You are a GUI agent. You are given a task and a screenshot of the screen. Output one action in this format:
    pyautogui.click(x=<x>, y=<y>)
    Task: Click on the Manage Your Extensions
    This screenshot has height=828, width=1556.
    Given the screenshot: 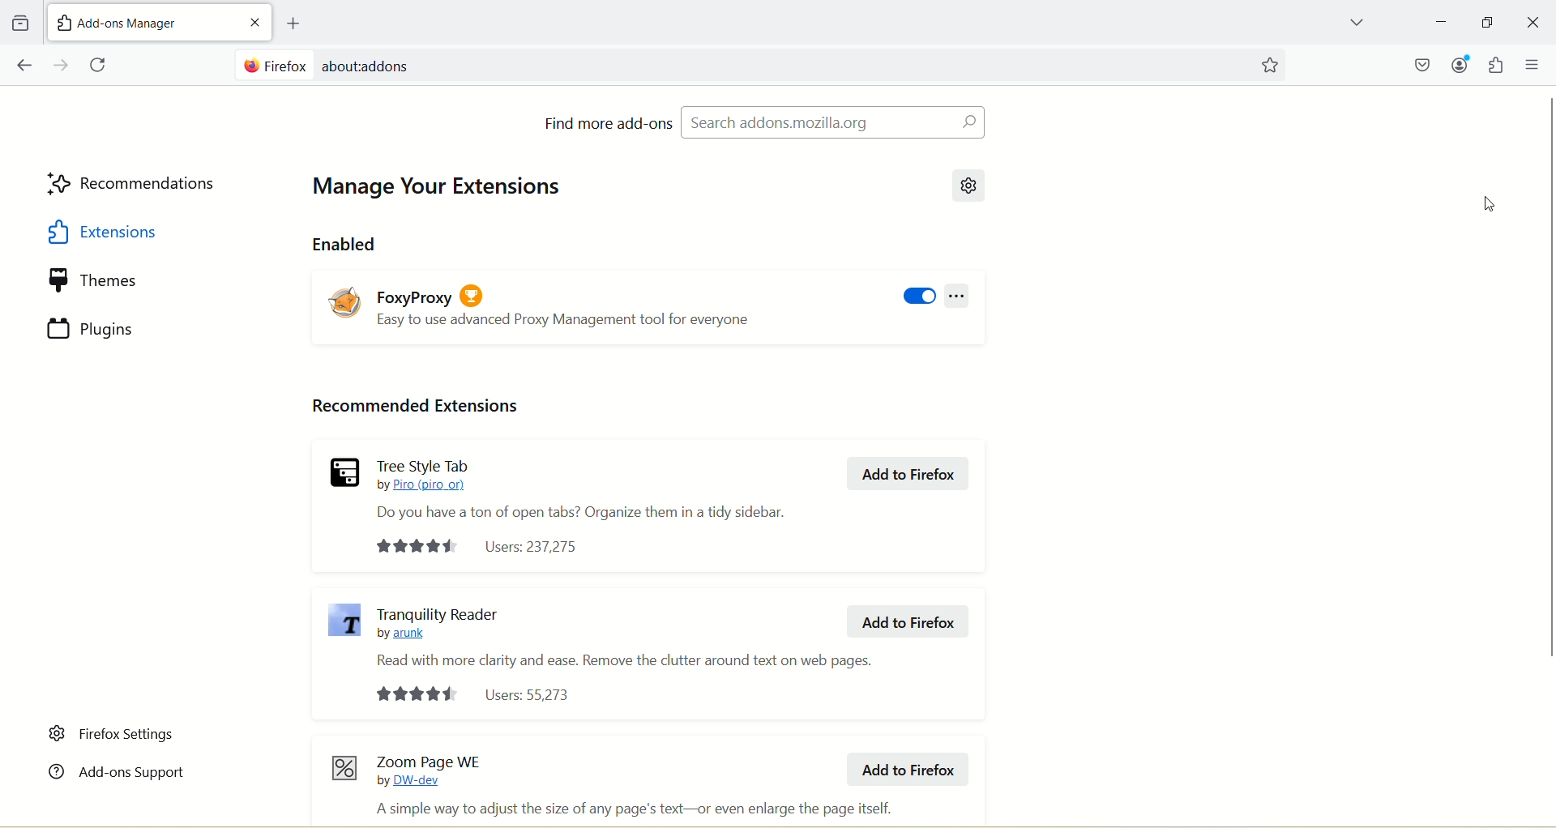 What is the action you would take?
    pyautogui.click(x=448, y=189)
    